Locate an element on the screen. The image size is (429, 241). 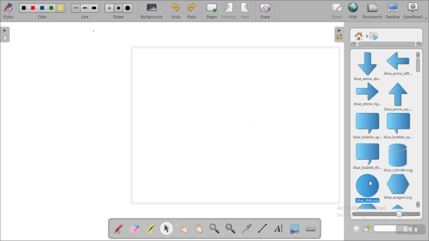
vertical scroll bar is located at coordinates (418, 70).